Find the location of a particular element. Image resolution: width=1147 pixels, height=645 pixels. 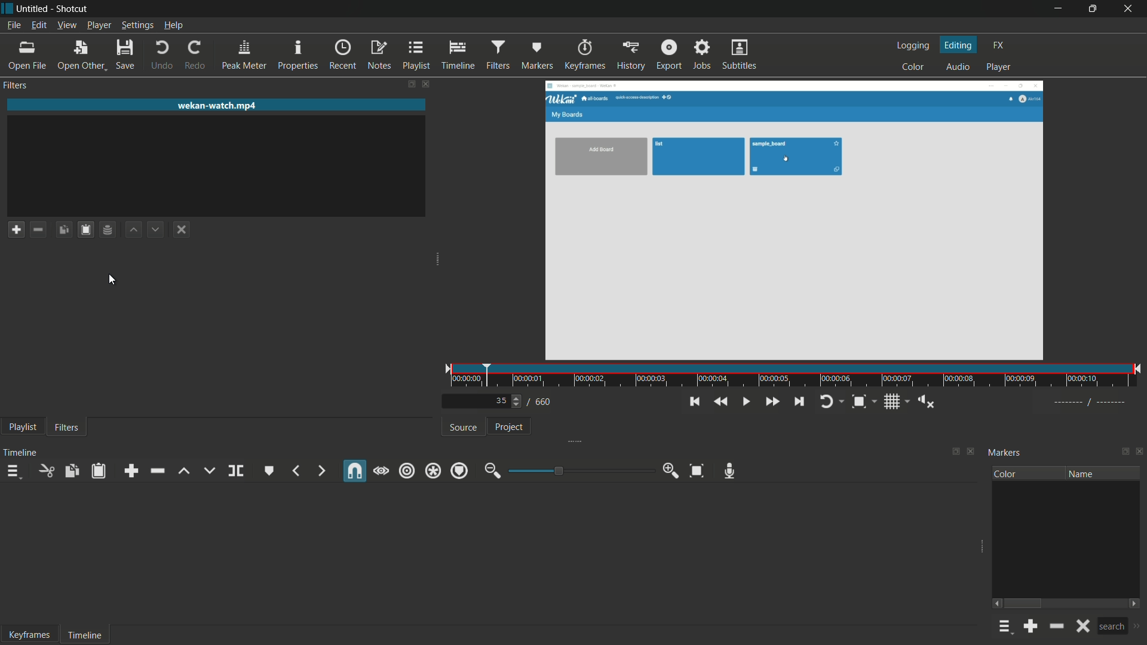

color is located at coordinates (1006, 474).